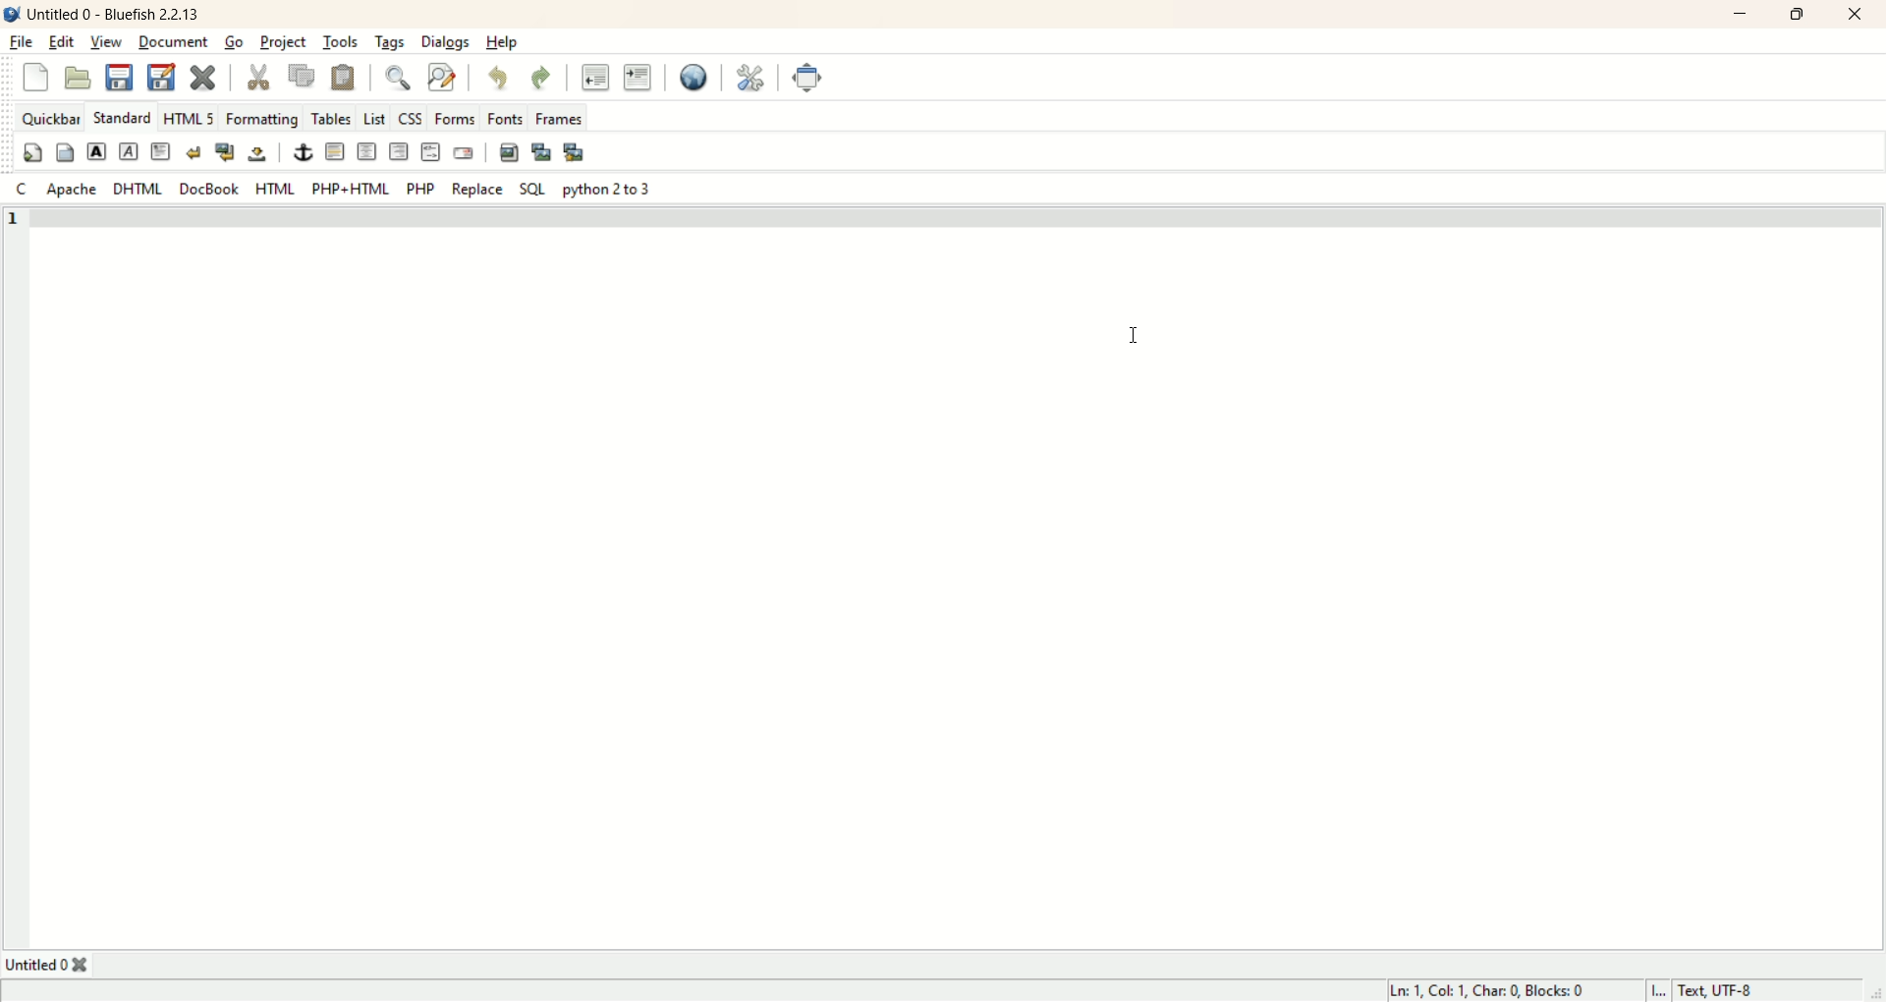 Image resolution: width=1886 pixels, height=1002 pixels. What do you see at coordinates (303, 77) in the screenshot?
I see `copy` at bounding box center [303, 77].